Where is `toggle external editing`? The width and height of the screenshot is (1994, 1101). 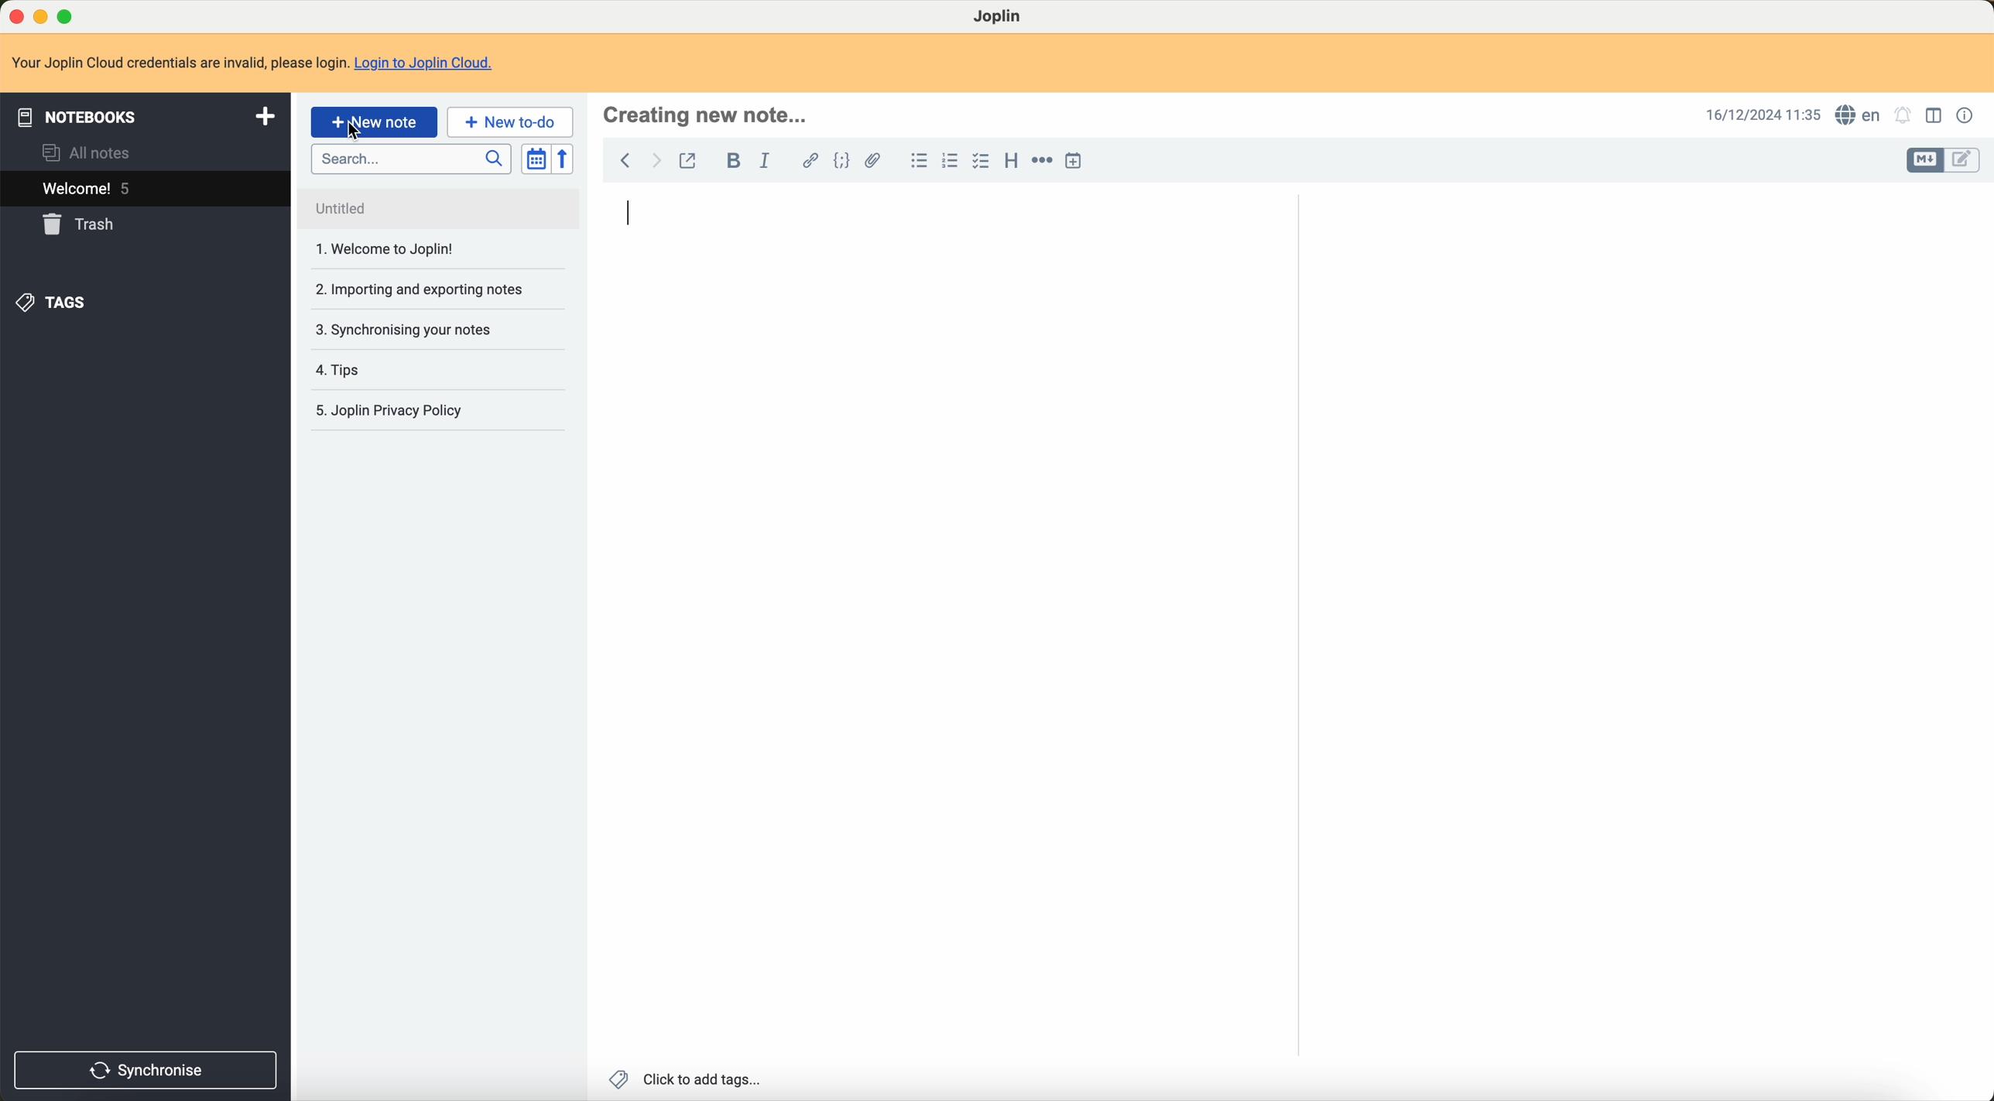
toggle external editing is located at coordinates (693, 161).